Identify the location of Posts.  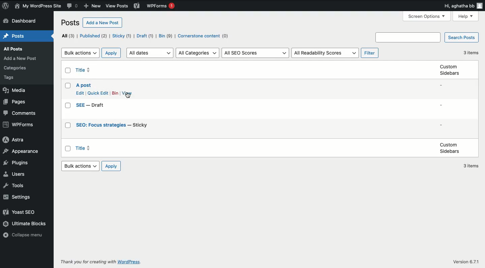
(71, 23).